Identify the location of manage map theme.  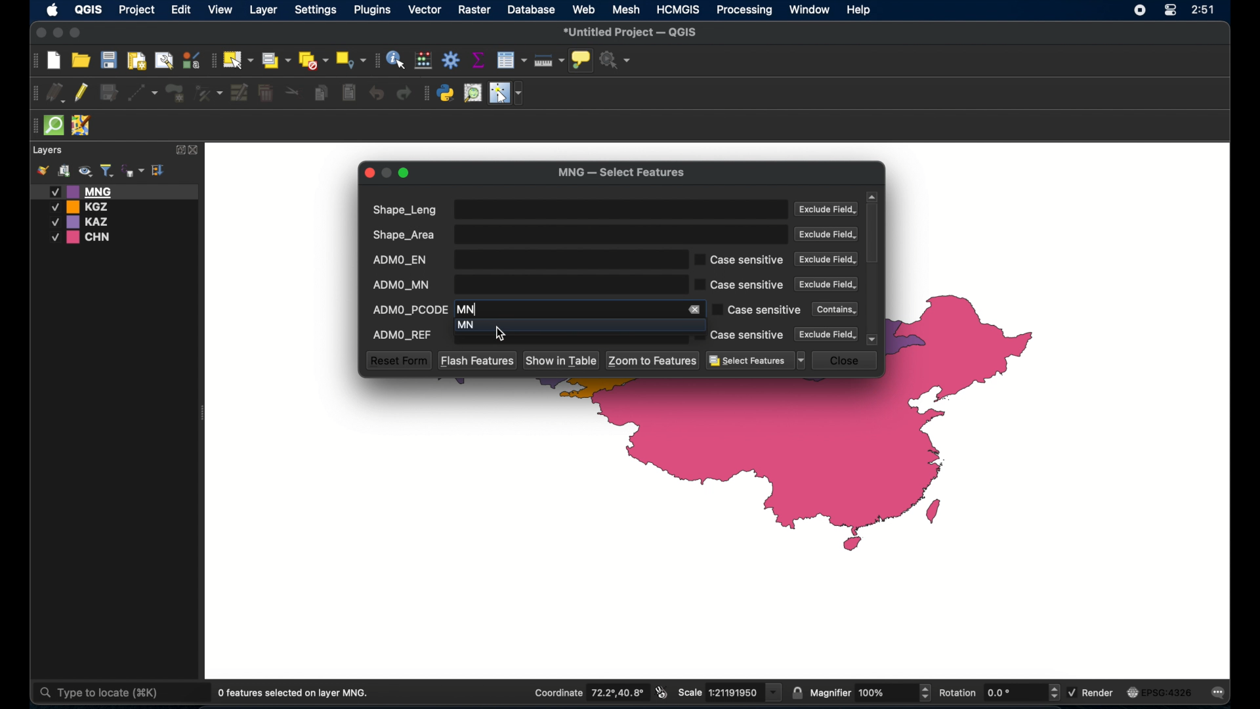
(85, 171).